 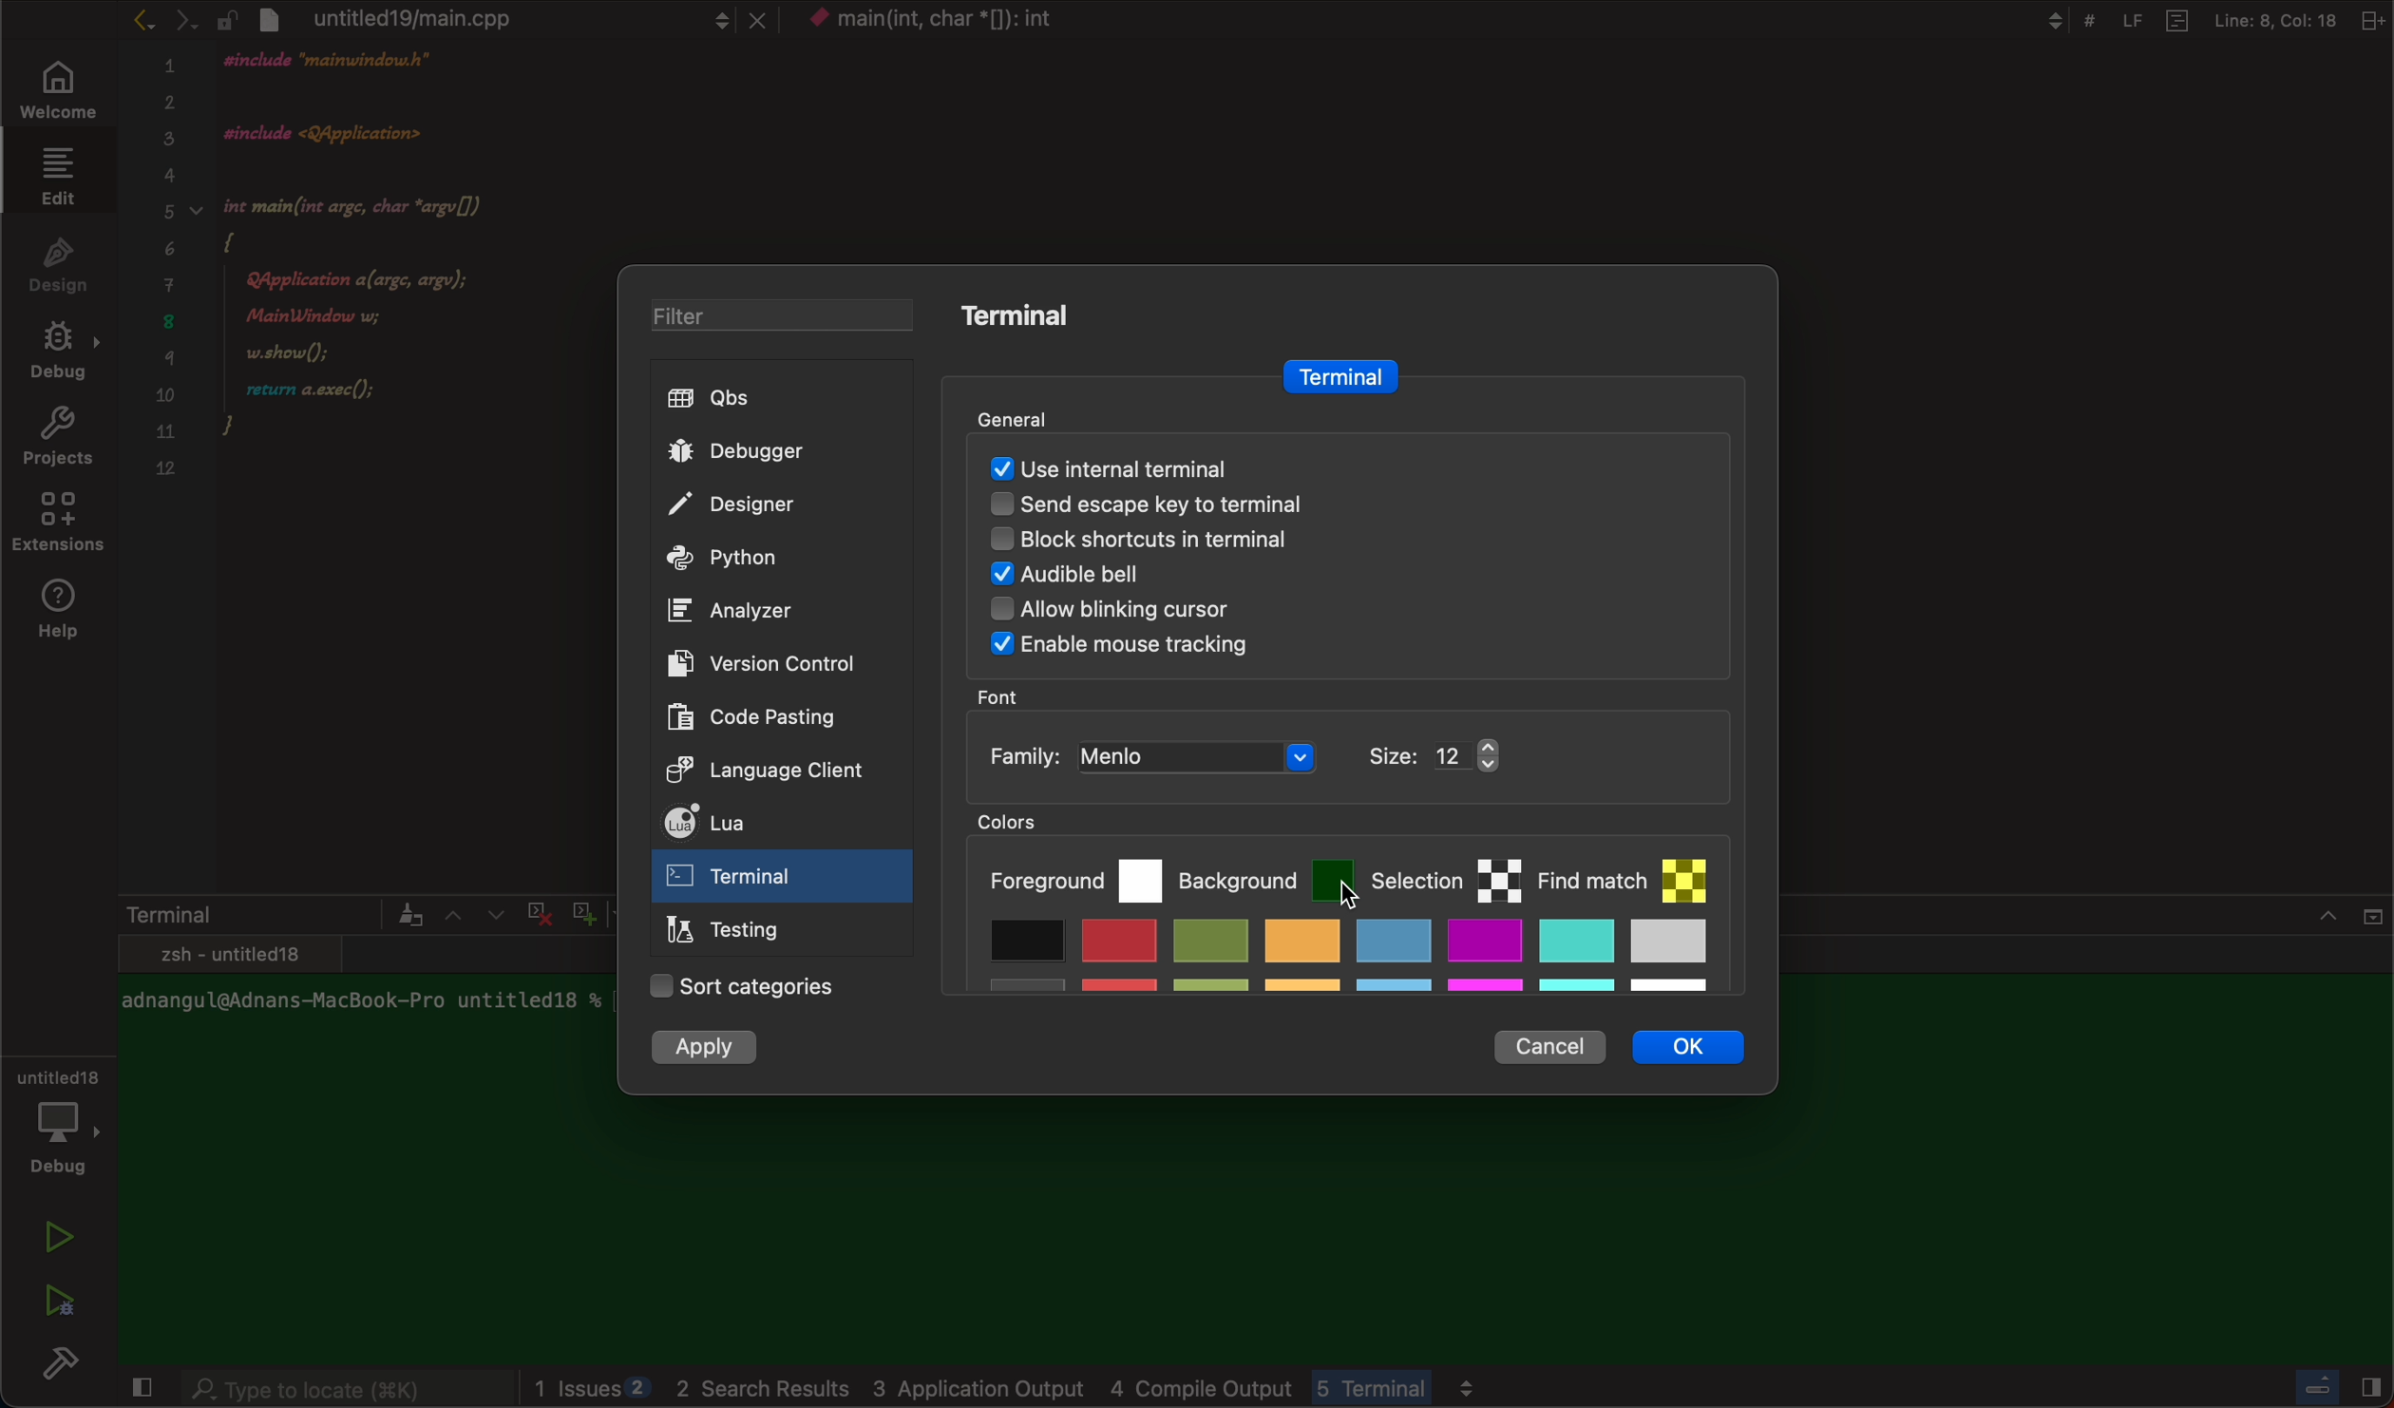 I want to click on close, so click(x=138, y=1390).